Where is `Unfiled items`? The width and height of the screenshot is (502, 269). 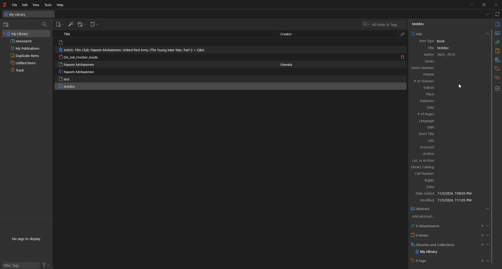 Unfiled items is located at coordinates (26, 63).